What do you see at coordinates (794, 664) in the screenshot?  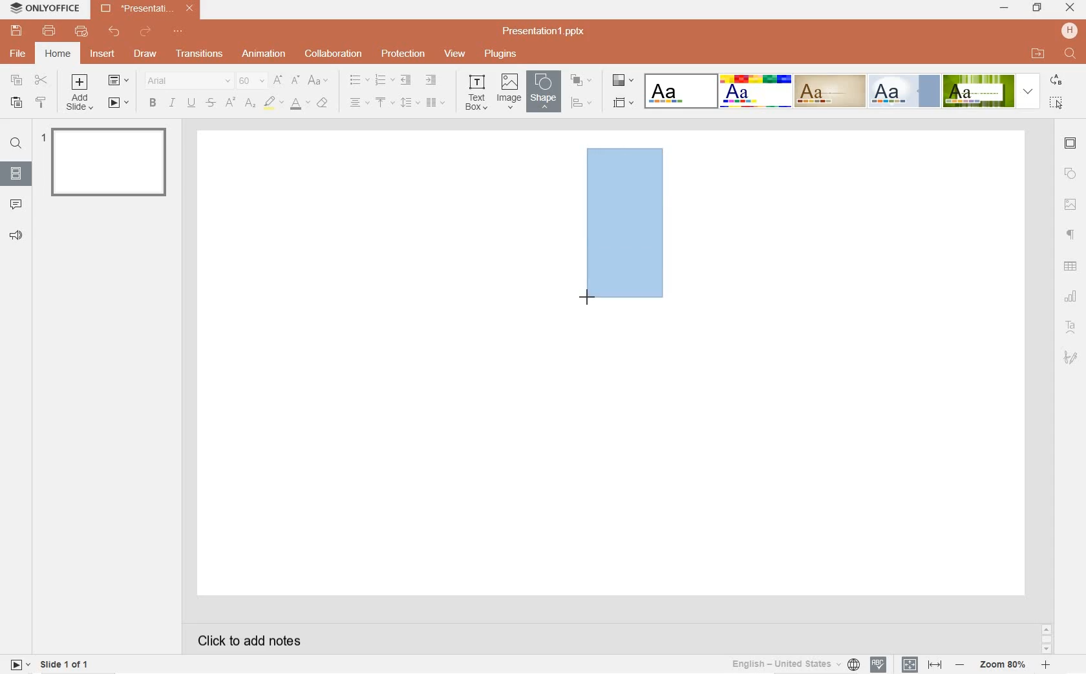 I see `English - United States` at bounding box center [794, 664].